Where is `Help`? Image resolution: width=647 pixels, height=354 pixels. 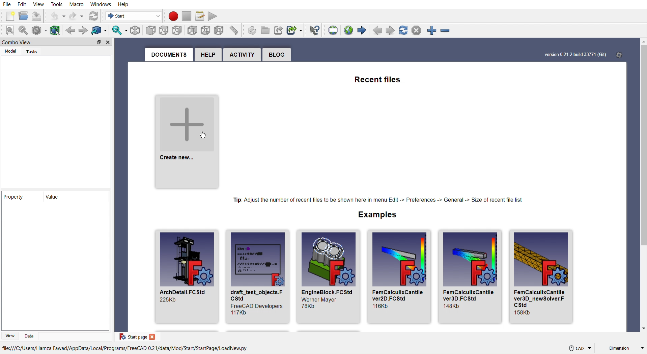 Help is located at coordinates (207, 55).